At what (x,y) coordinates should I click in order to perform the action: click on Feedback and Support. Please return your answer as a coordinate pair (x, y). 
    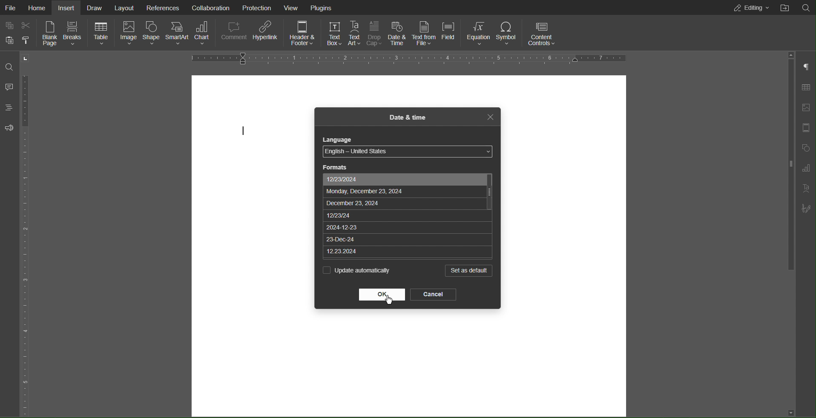
    Looking at the image, I should click on (8, 129).